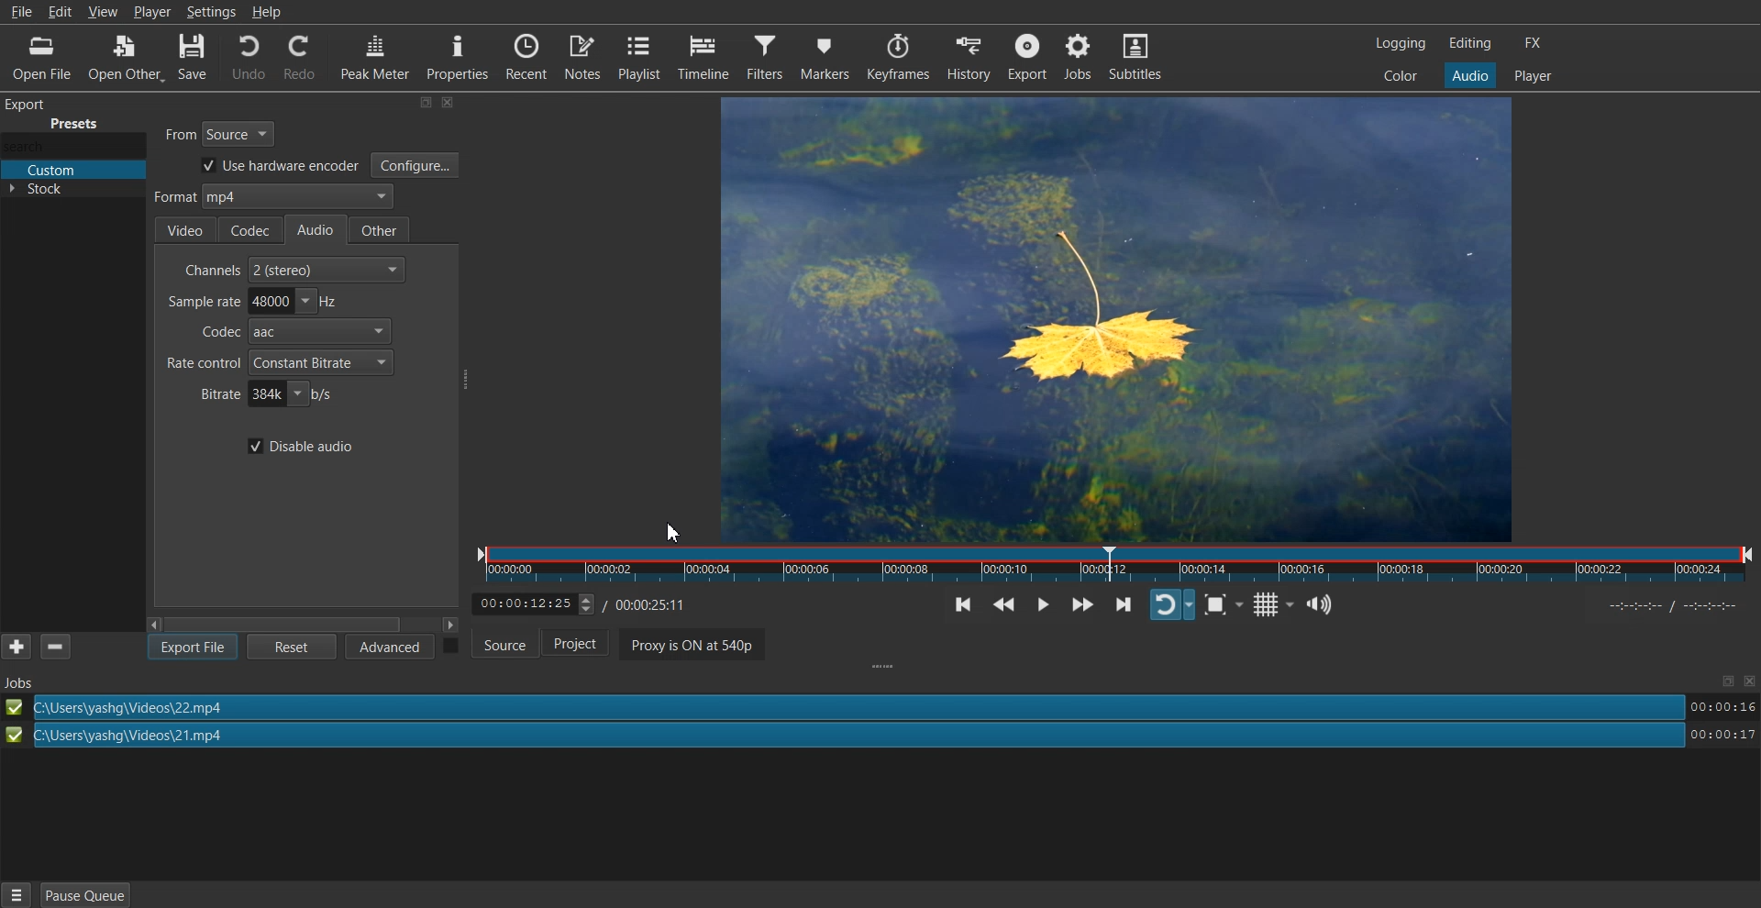 Image resolution: width=1761 pixels, height=908 pixels. Describe the element at coordinates (372, 57) in the screenshot. I see `Peak Meter` at that location.